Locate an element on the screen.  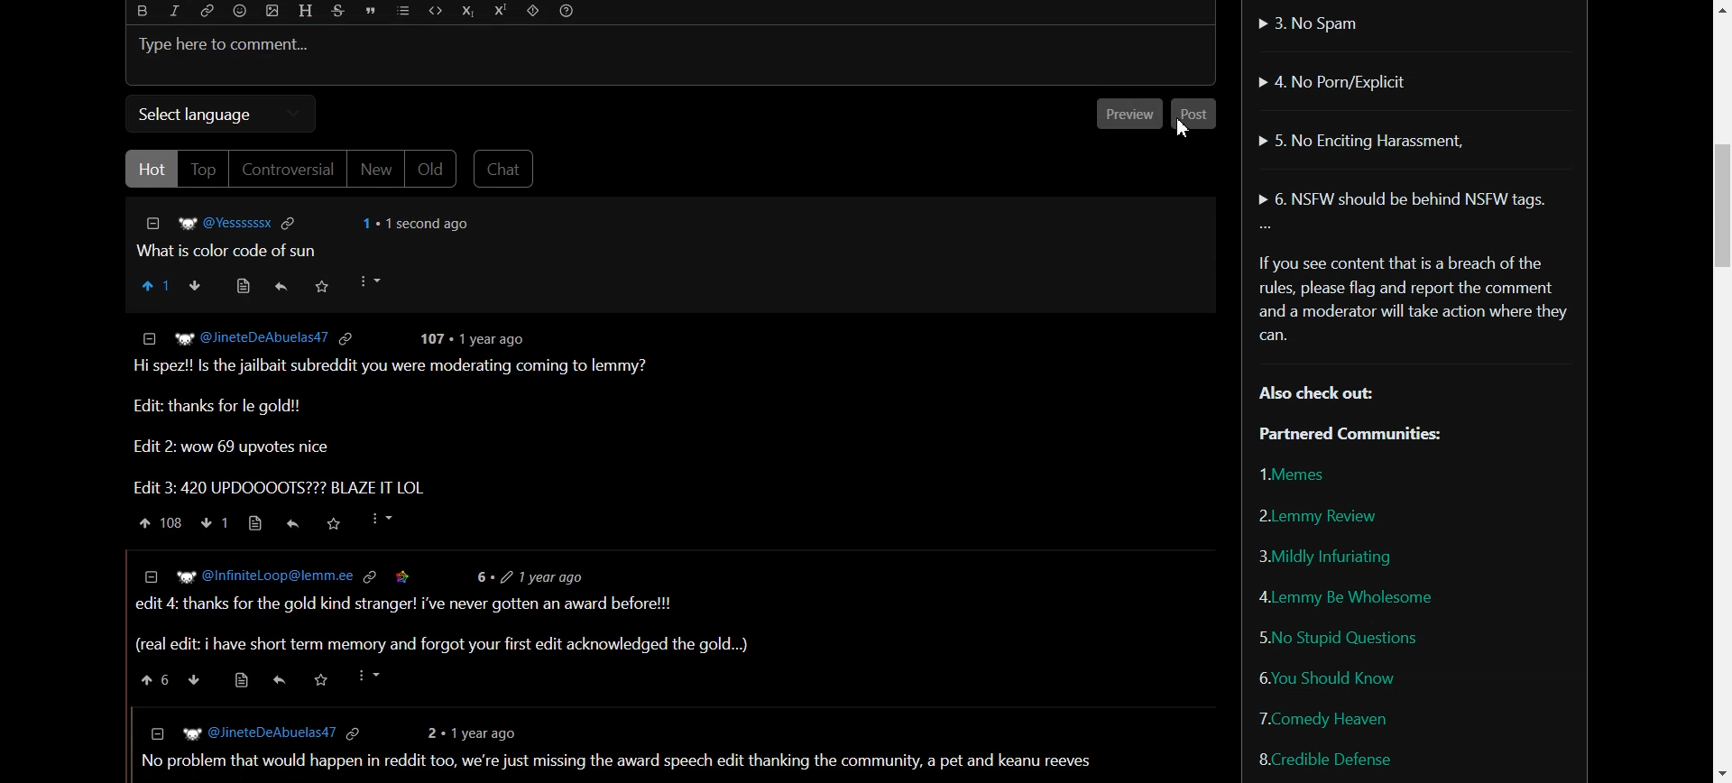
Code is located at coordinates (435, 12).